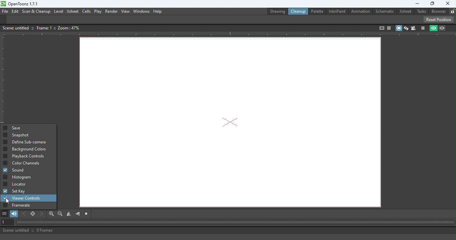 The width and height of the screenshot is (456, 240). I want to click on 3D View, so click(406, 27).